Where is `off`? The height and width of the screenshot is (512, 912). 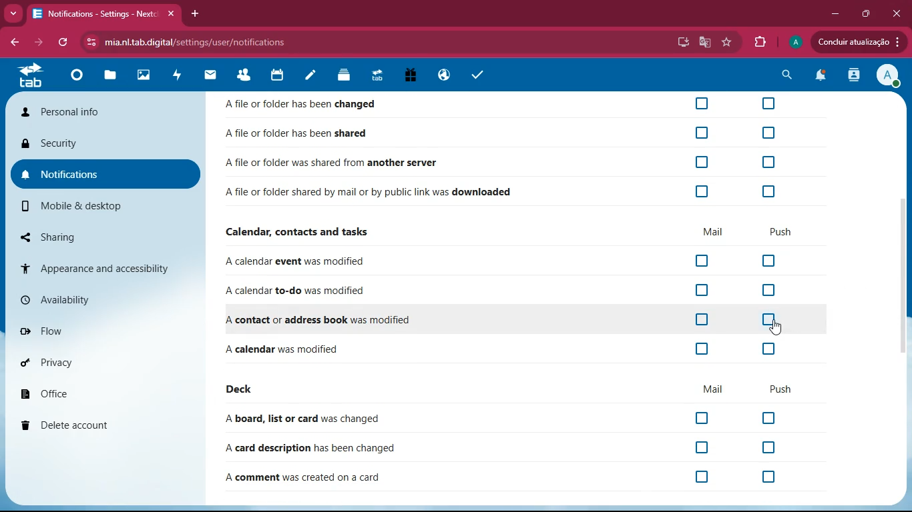 off is located at coordinates (771, 478).